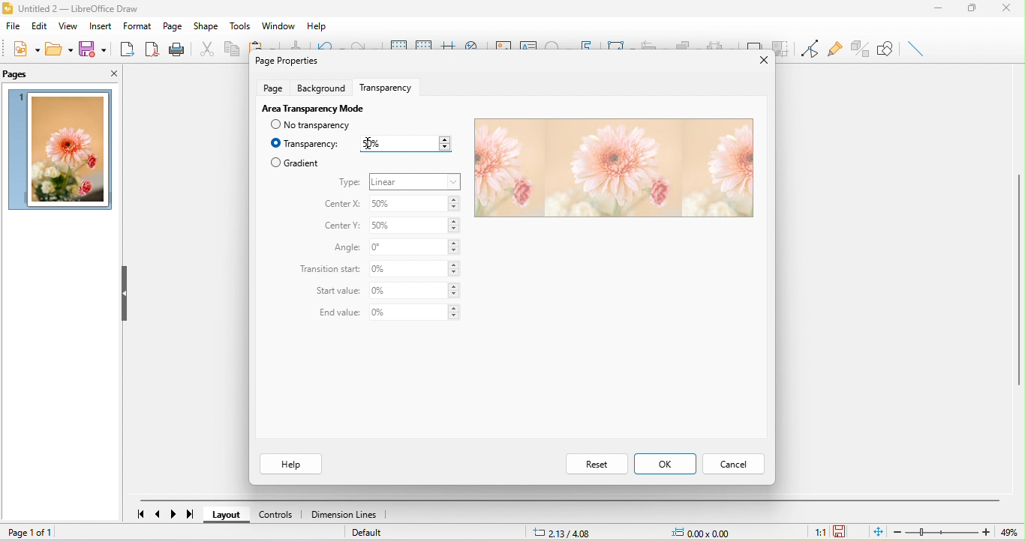 This screenshot has height=541, width=1025. What do you see at coordinates (944, 10) in the screenshot?
I see `minimize` at bounding box center [944, 10].